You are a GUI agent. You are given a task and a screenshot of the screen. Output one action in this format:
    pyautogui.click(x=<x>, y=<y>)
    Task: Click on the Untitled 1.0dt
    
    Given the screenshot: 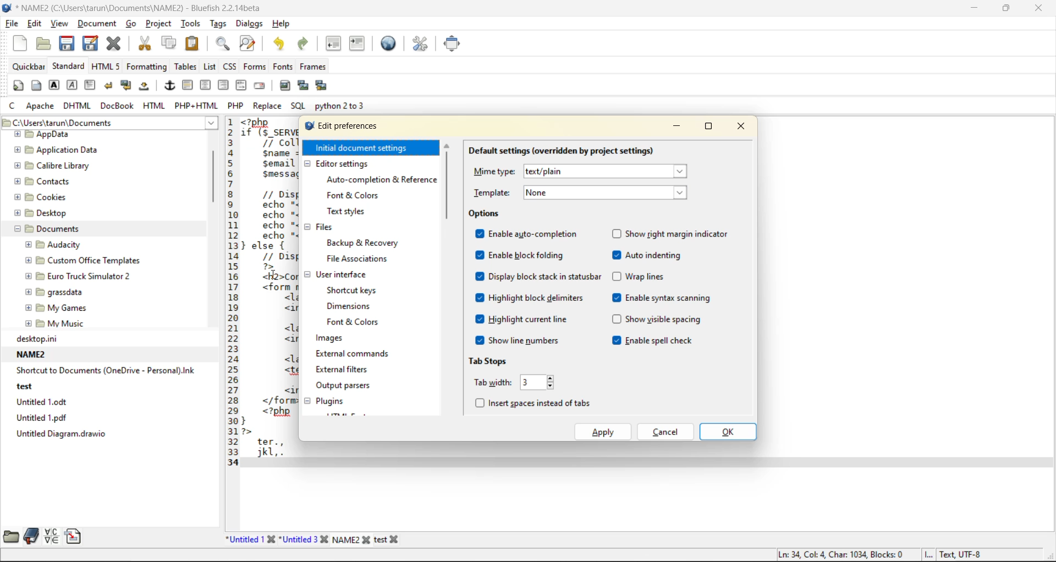 What is the action you would take?
    pyautogui.click(x=41, y=402)
    